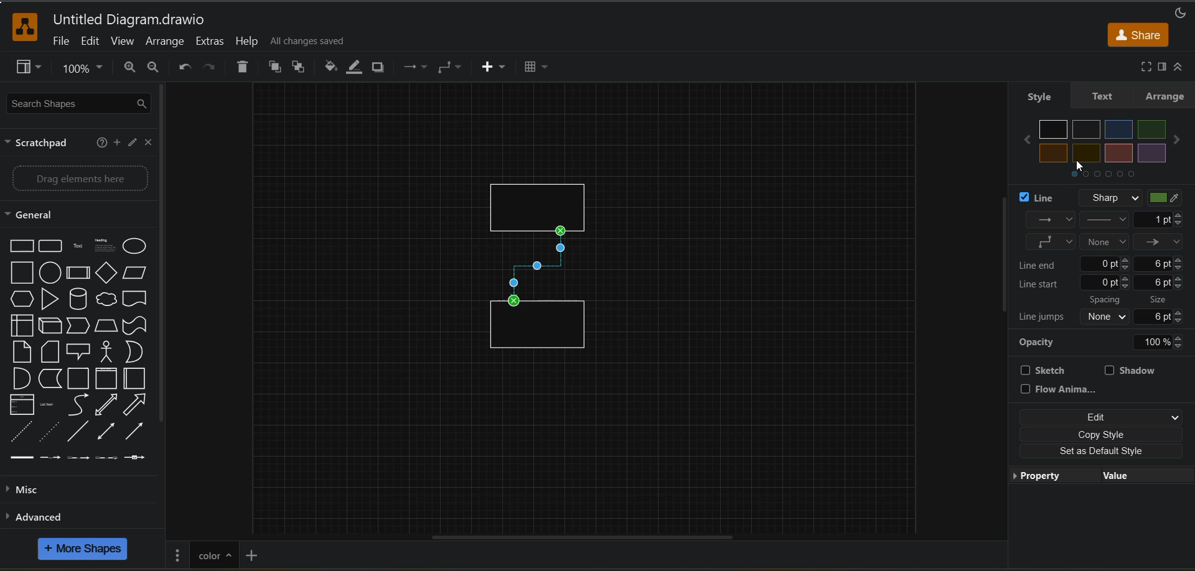 This screenshot has height=571, width=1195. Describe the element at coordinates (253, 554) in the screenshot. I see `insert page` at that location.